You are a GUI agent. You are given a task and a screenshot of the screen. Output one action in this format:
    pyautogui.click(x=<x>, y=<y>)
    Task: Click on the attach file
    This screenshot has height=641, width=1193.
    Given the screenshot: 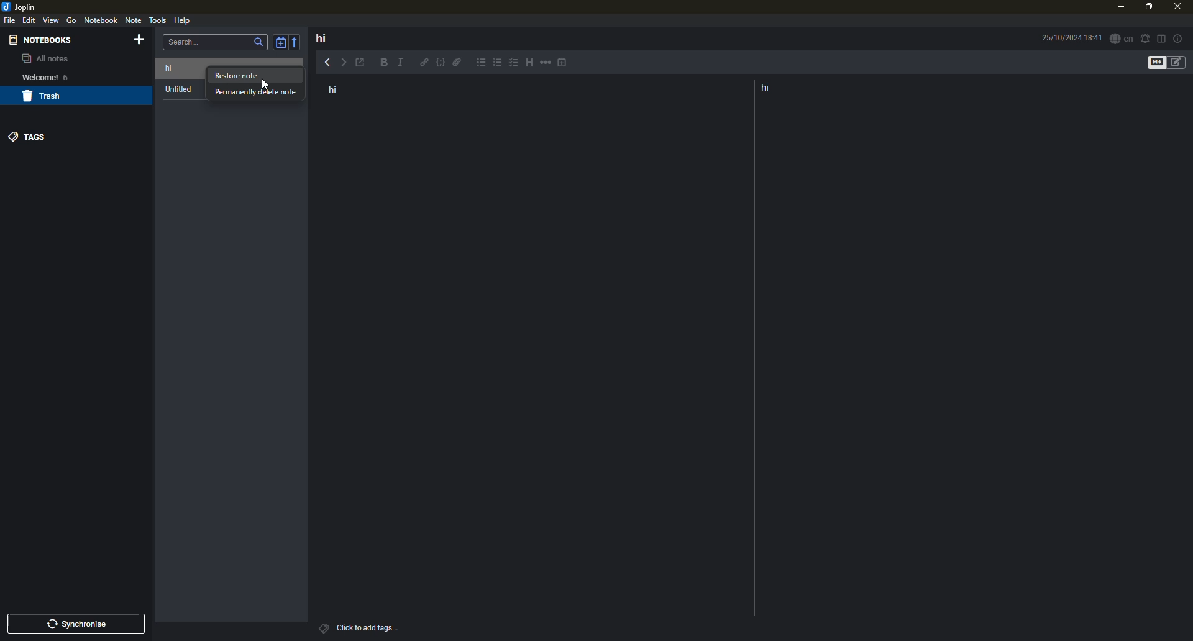 What is the action you would take?
    pyautogui.click(x=459, y=65)
    